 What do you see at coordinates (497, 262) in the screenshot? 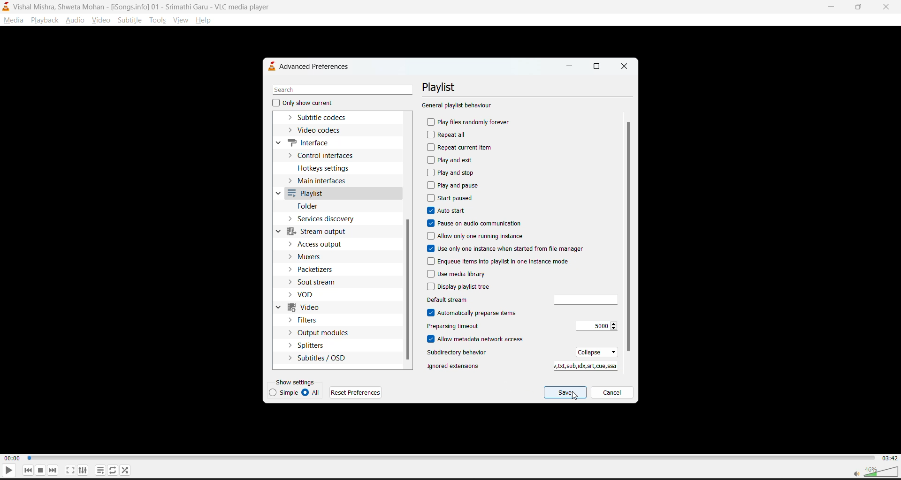
I see `enqueue items into playlist` at bounding box center [497, 262].